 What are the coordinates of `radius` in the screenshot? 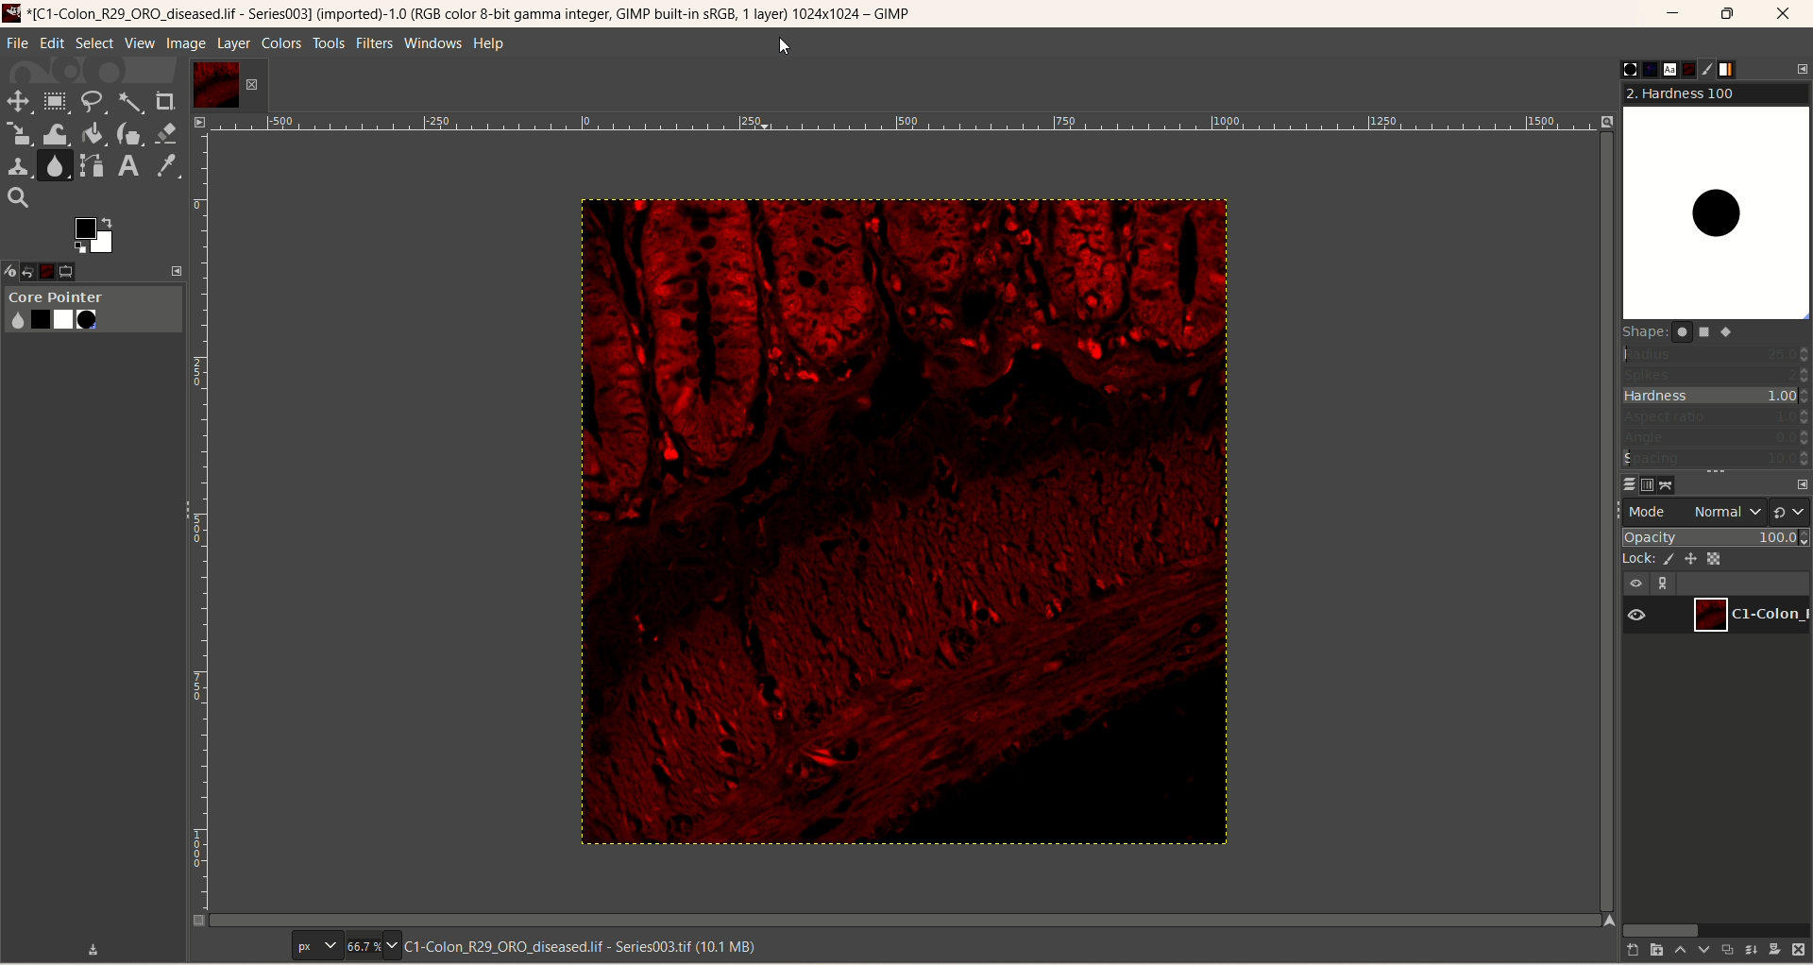 It's located at (1718, 353).